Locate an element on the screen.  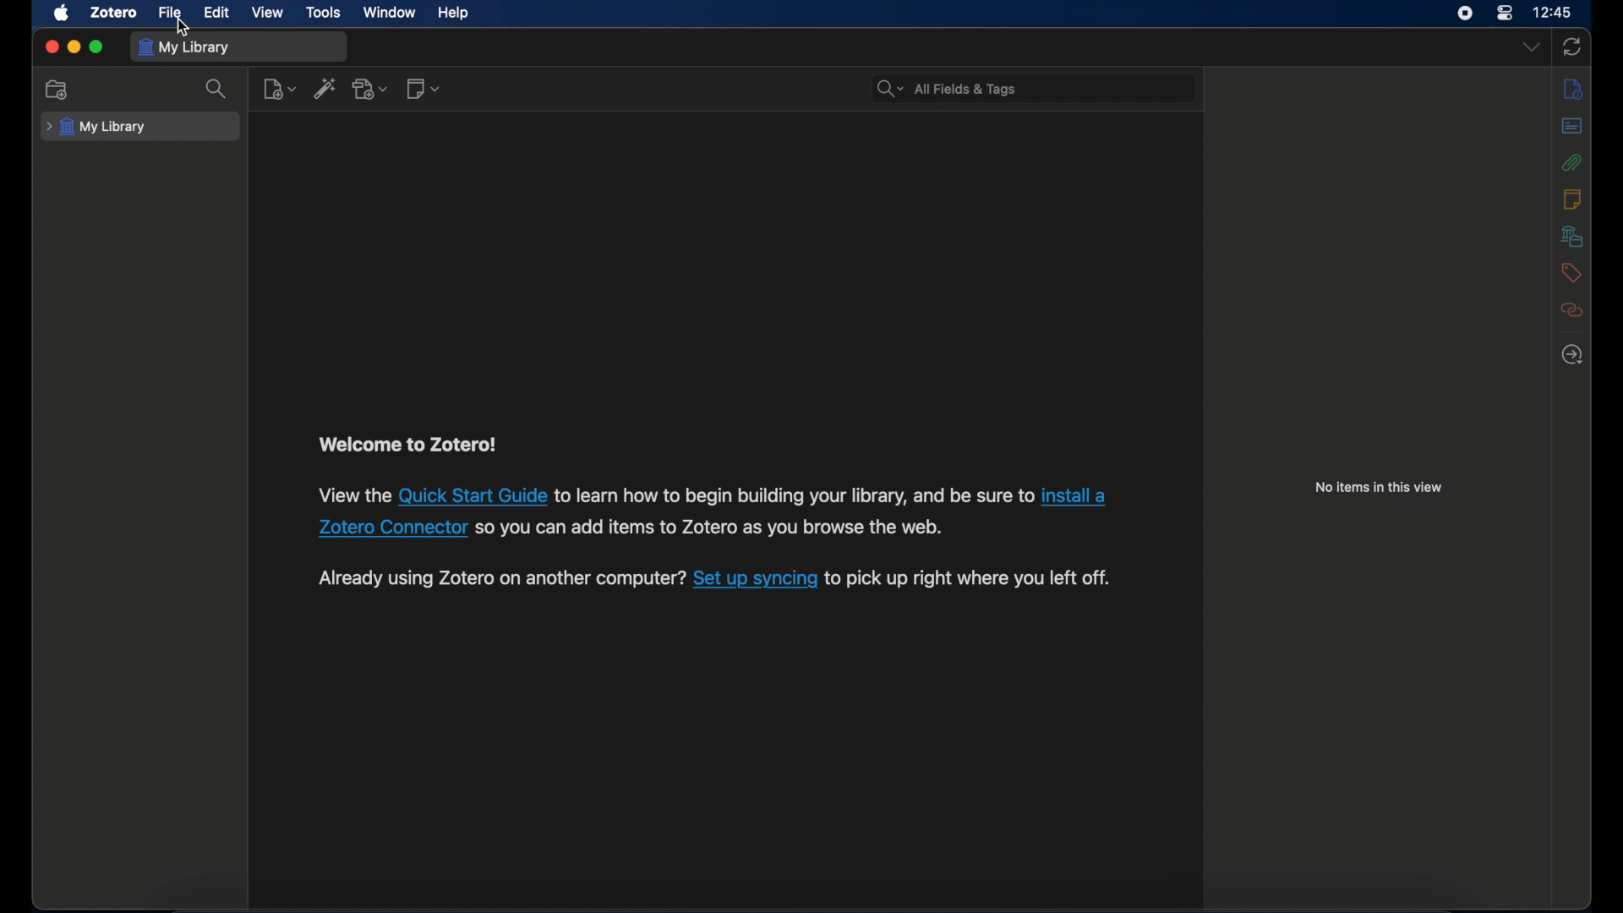
add attachment is located at coordinates (370, 89).